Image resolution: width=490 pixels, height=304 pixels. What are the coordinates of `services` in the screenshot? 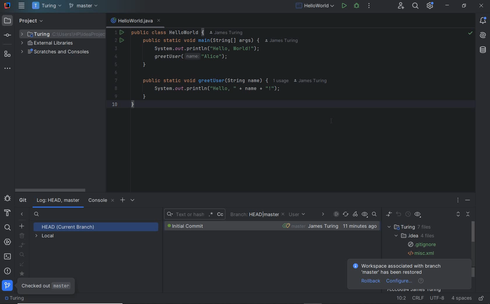 It's located at (8, 243).